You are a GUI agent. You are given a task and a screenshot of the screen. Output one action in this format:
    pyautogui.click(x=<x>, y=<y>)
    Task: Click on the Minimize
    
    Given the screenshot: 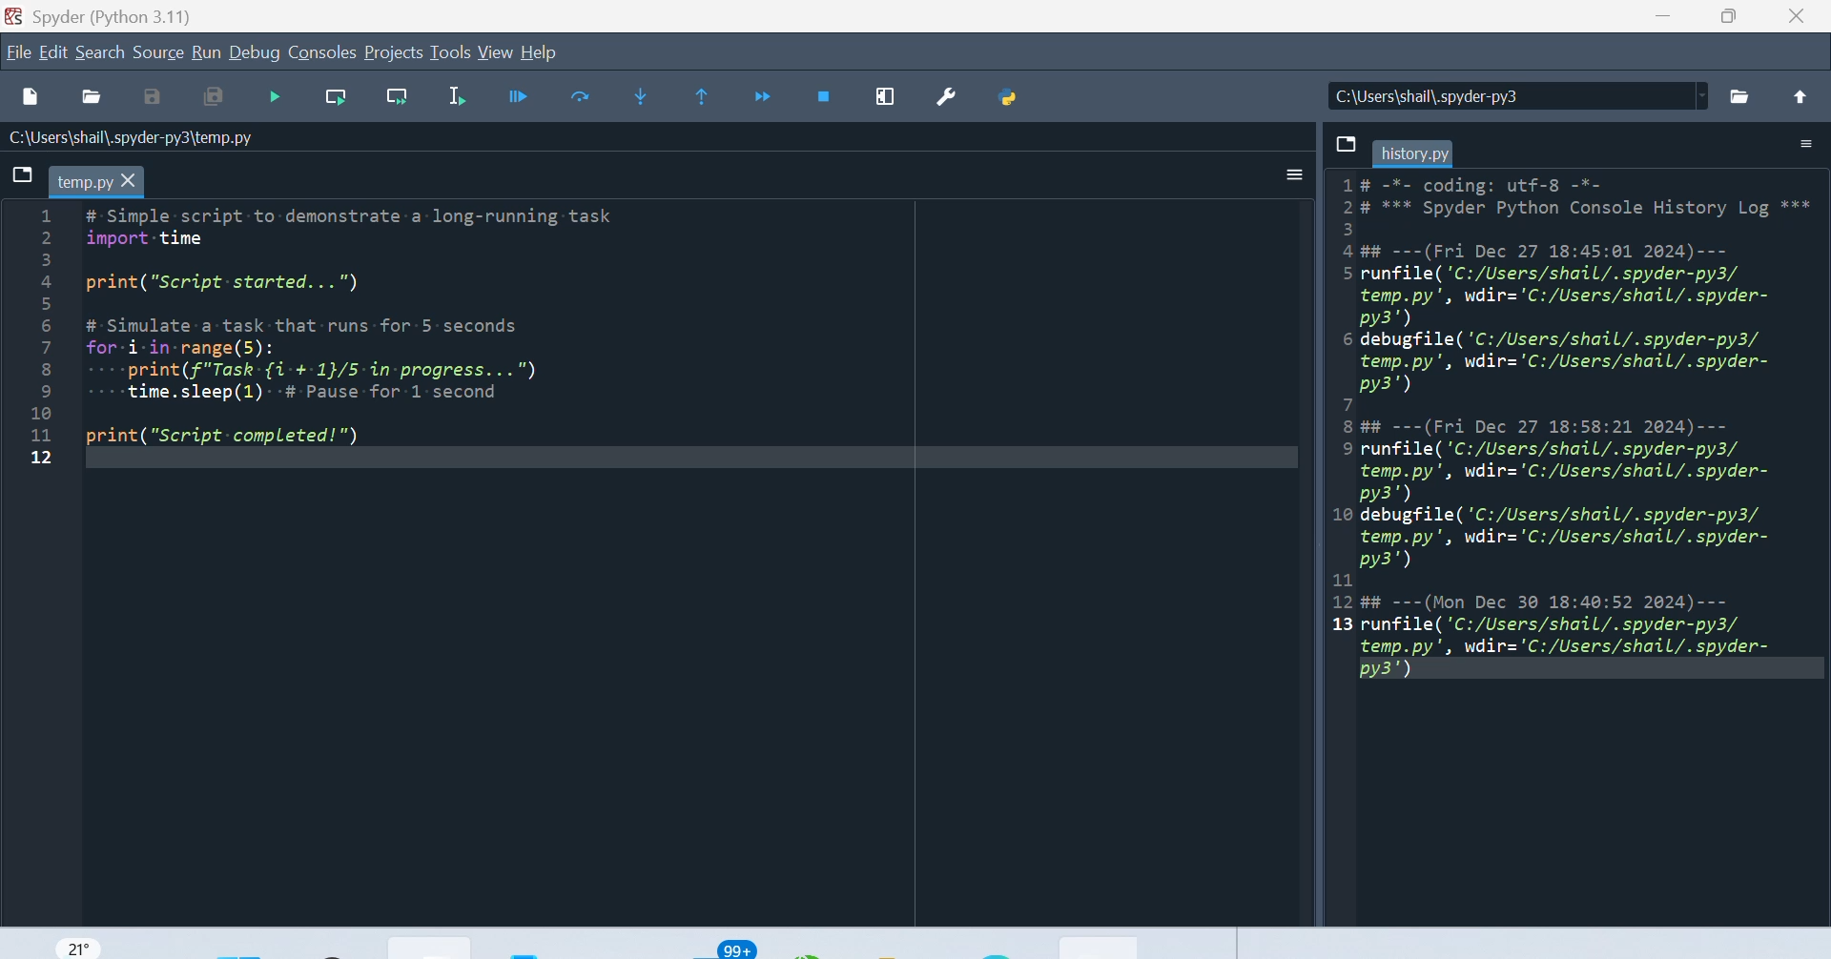 What is the action you would take?
    pyautogui.click(x=1664, y=24)
    